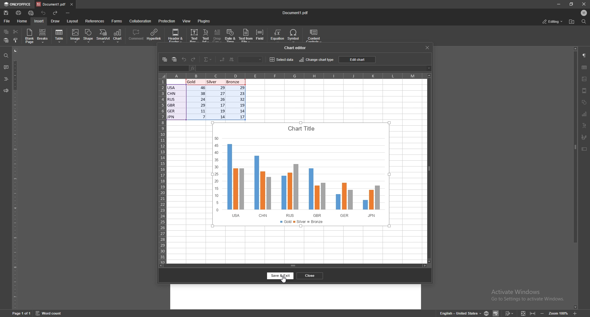 The height and width of the screenshot is (317, 590). Describe the element at coordinates (19, 13) in the screenshot. I see `print` at that location.